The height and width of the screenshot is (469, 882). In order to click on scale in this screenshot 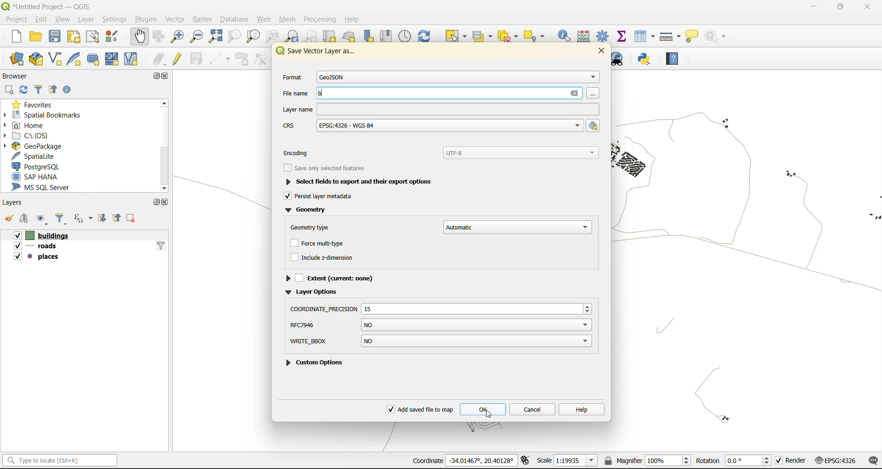, I will do `click(568, 461)`.